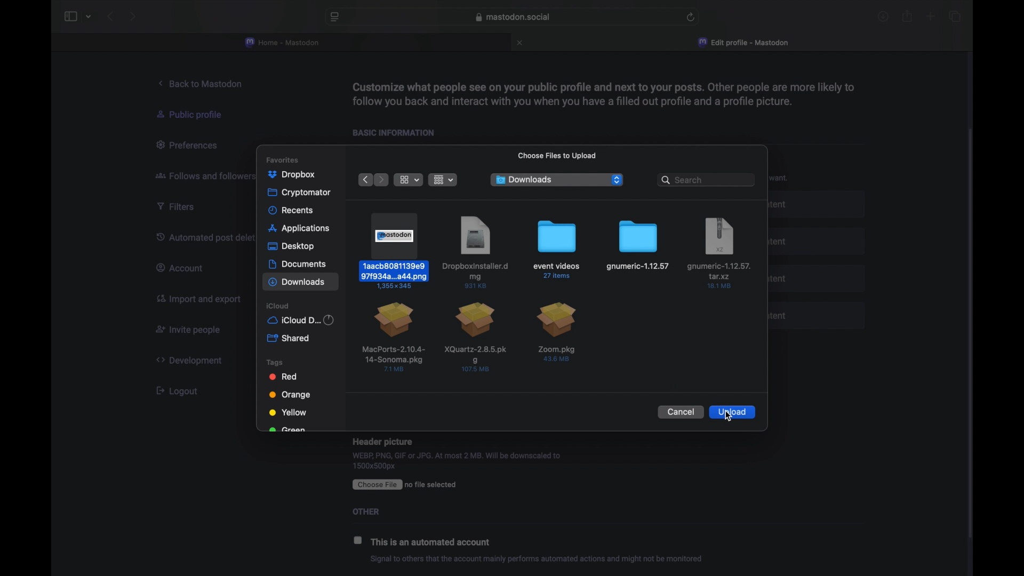 The height and width of the screenshot is (576, 1024). I want to click on <> Development, so click(193, 360).